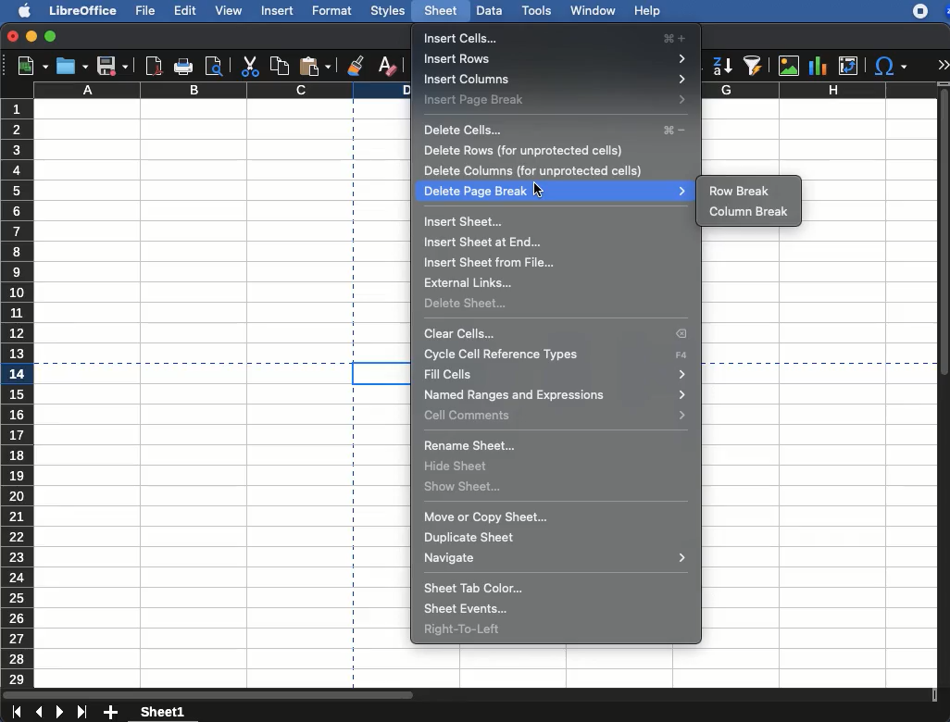 This screenshot has width=950, height=722. I want to click on row break, so click(744, 191).